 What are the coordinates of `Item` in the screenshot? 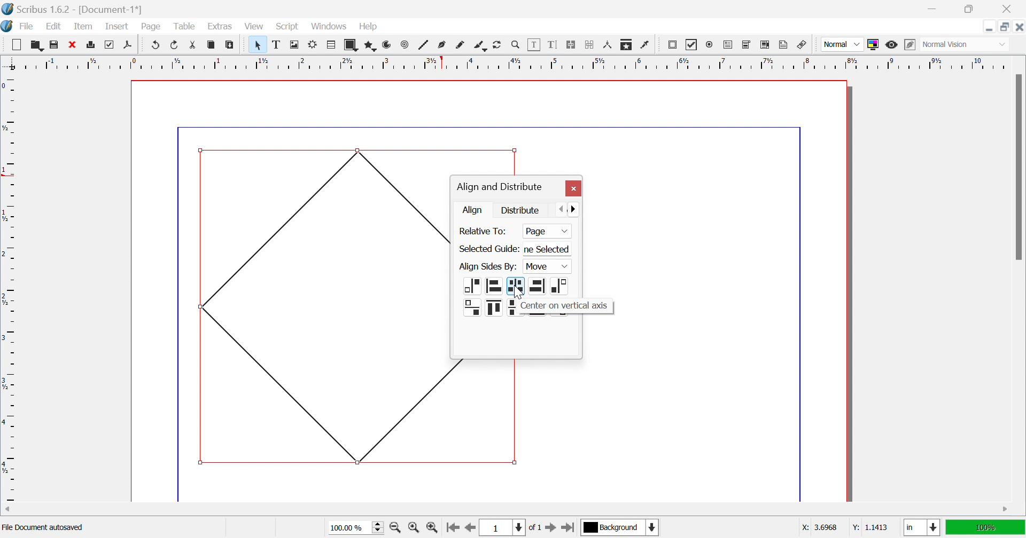 It's located at (83, 26).